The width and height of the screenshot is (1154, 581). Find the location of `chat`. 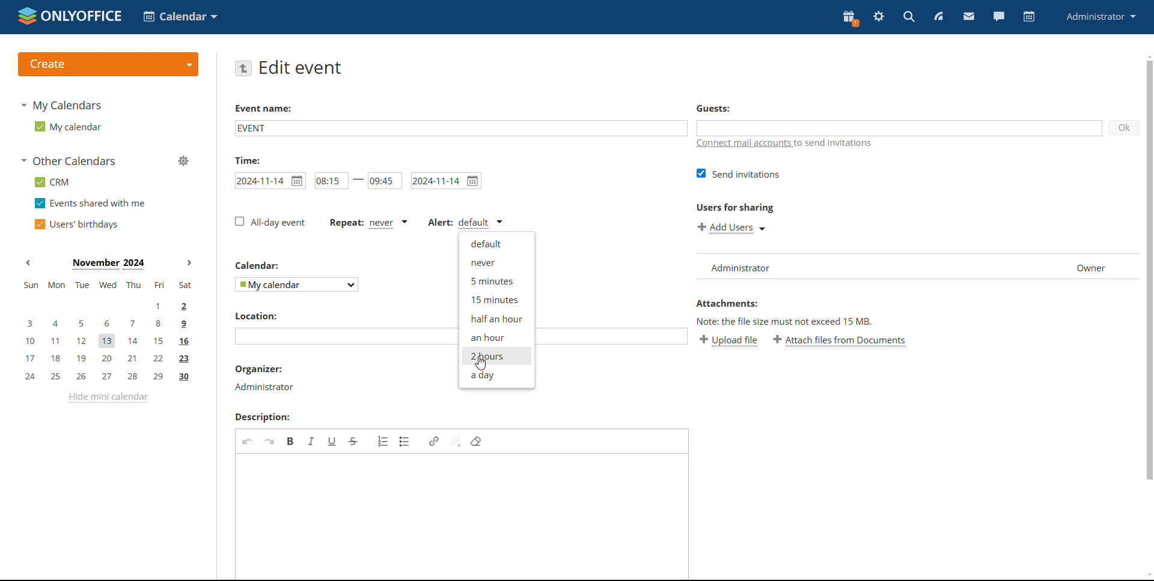

chat is located at coordinates (998, 16).